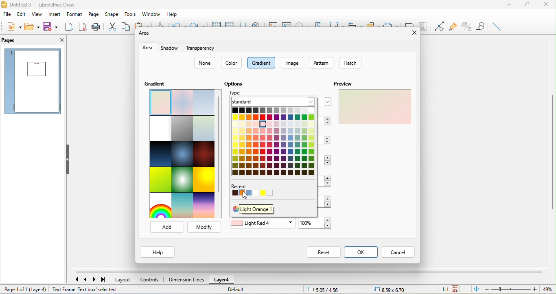 The height and width of the screenshot is (294, 556). What do you see at coordinates (261, 223) in the screenshot?
I see `light red 4` at bounding box center [261, 223].